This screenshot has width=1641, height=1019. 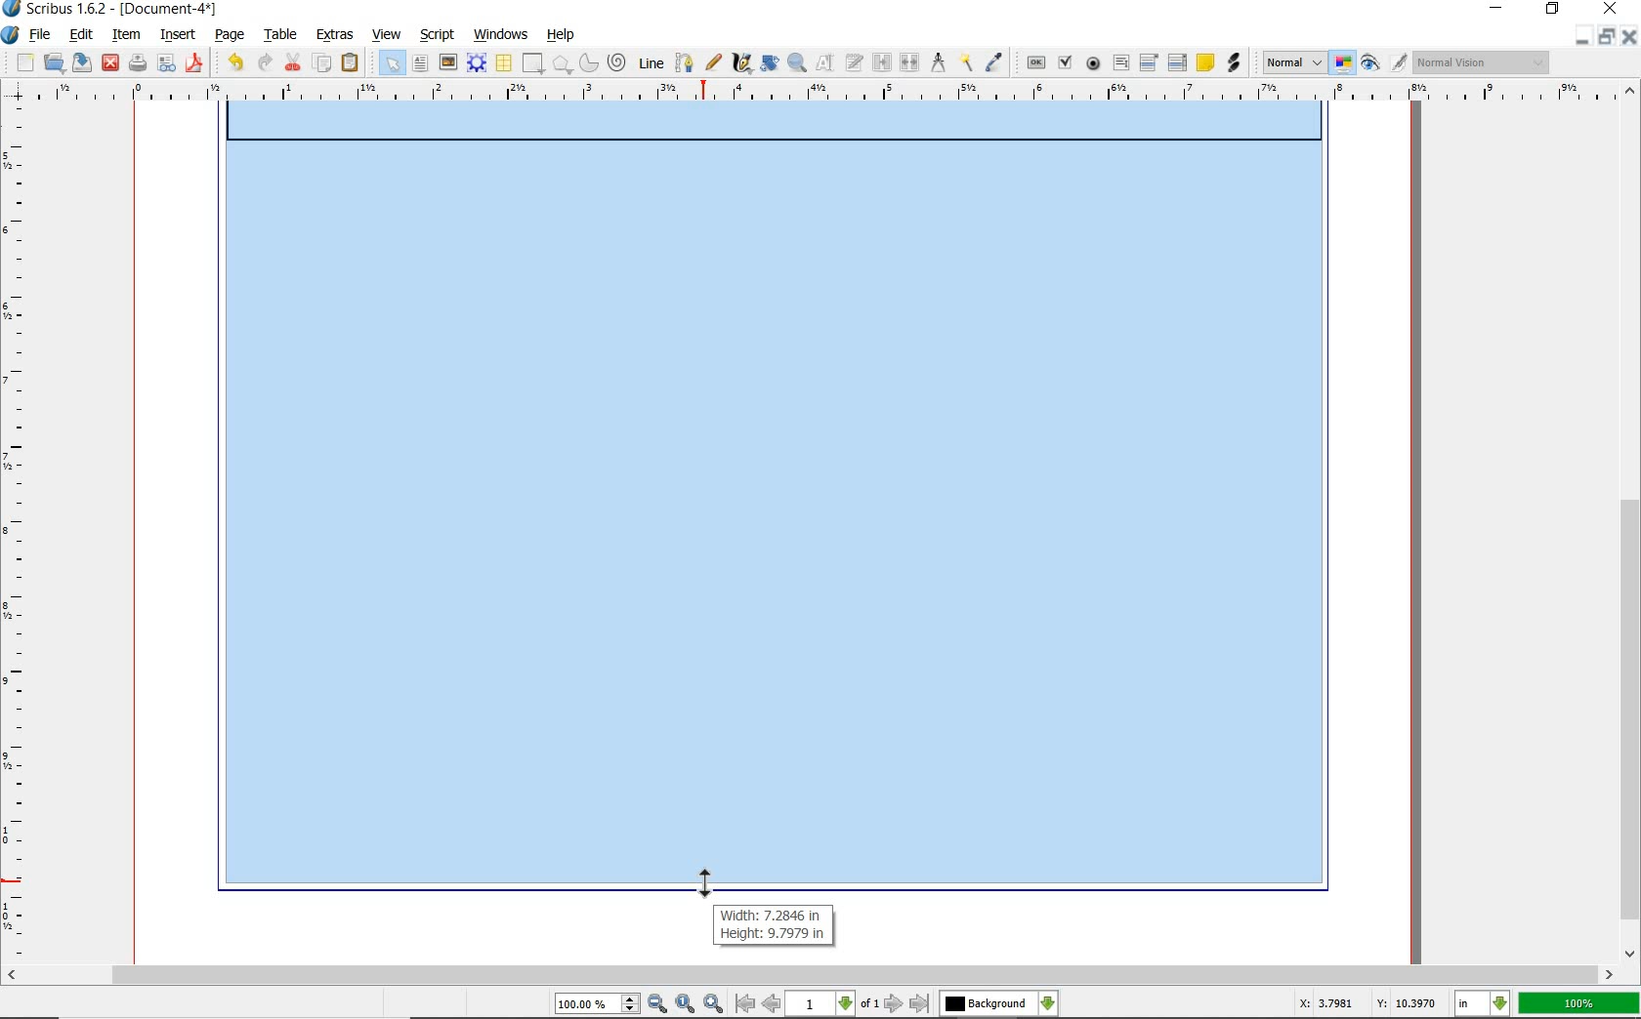 What do you see at coordinates (421, 65) in the screenshot?
I see `text frame` at bounding box center [421, 65].